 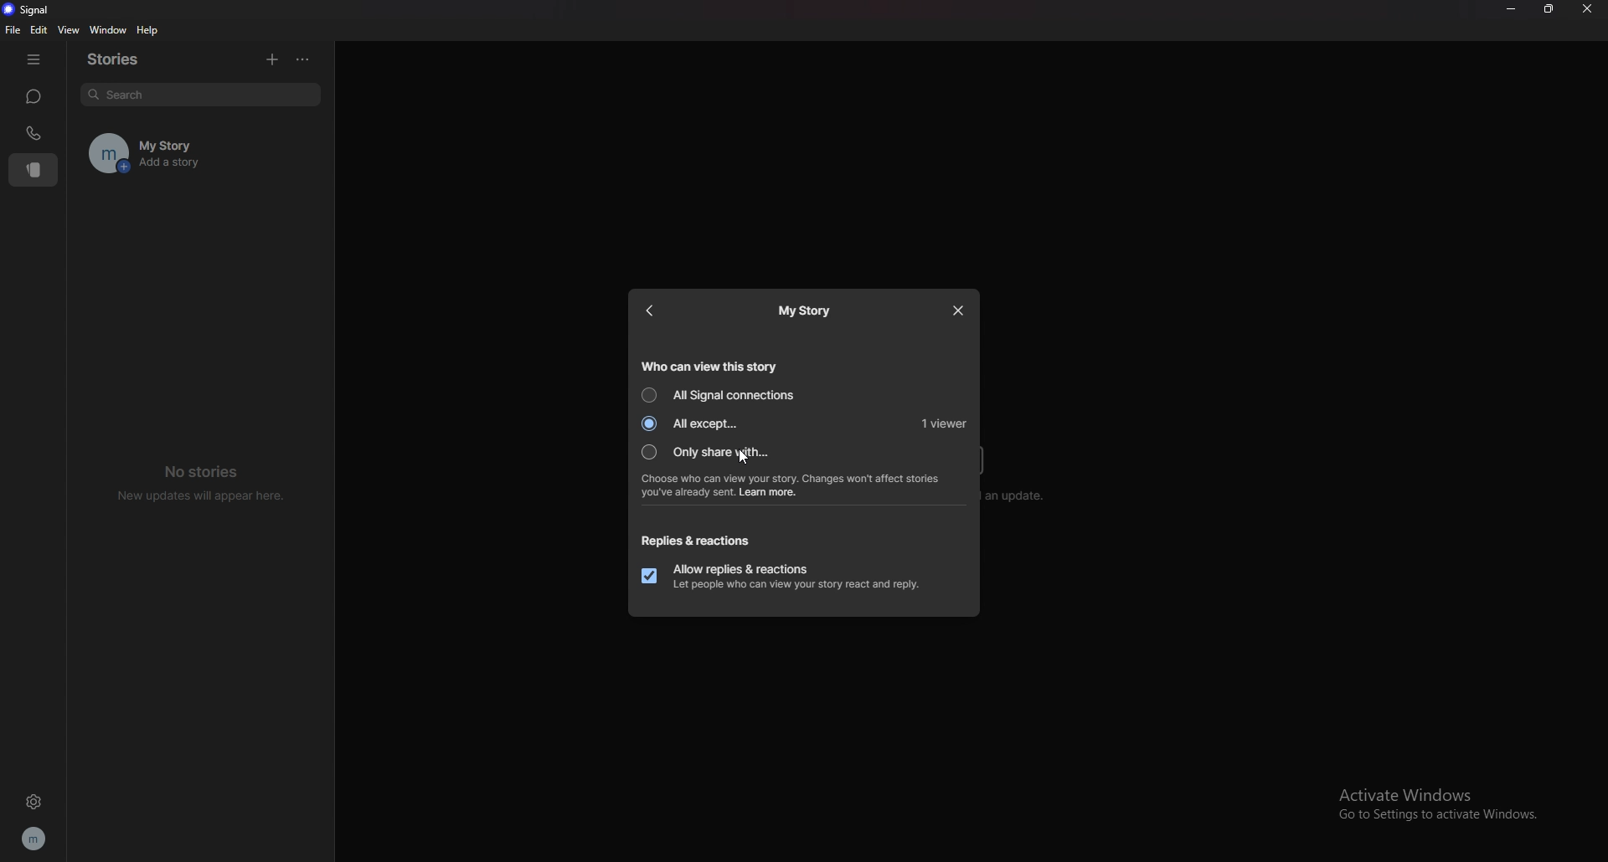 What do you see at coordinates (39, 29) in the screenshot?
I see `edit` at bounding box center [39, 29].